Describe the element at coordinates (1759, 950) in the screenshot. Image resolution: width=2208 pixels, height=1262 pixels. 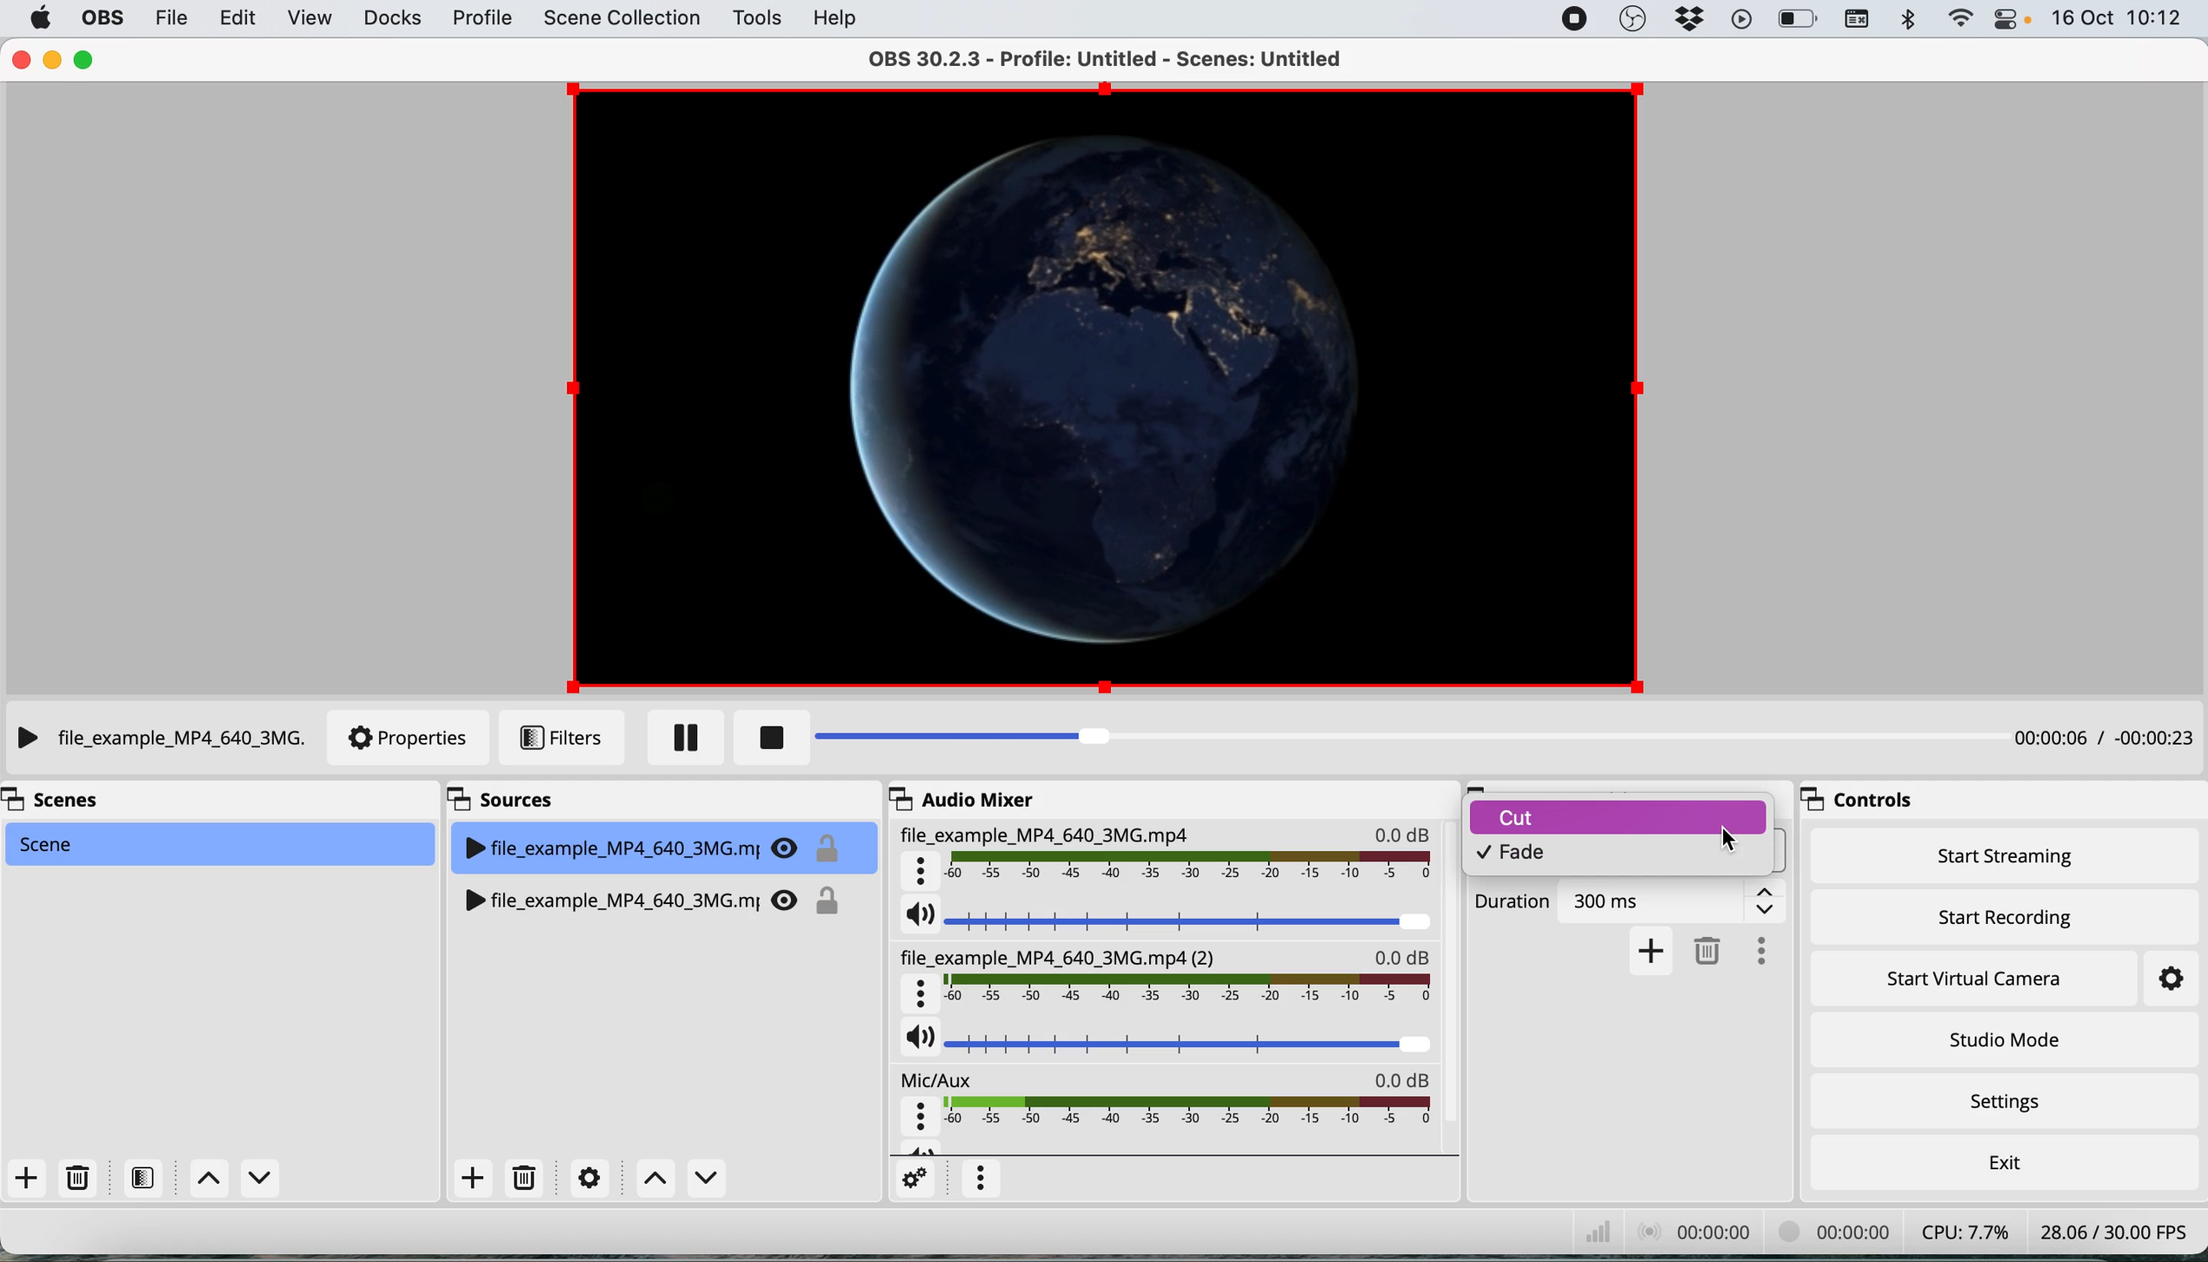
I see `more options` at that location.